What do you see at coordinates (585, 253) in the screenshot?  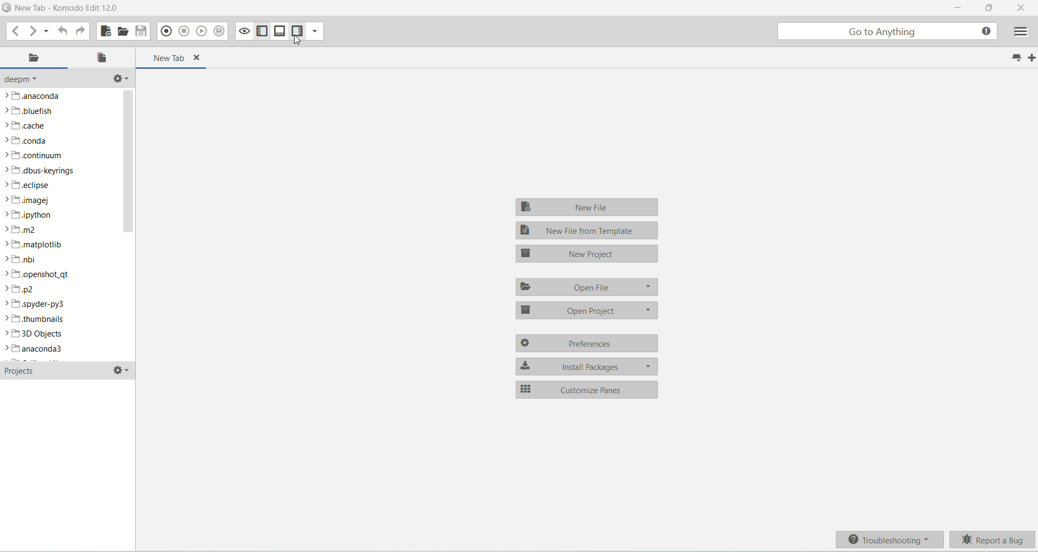 I see `new project` at bounding box center [585, 253].